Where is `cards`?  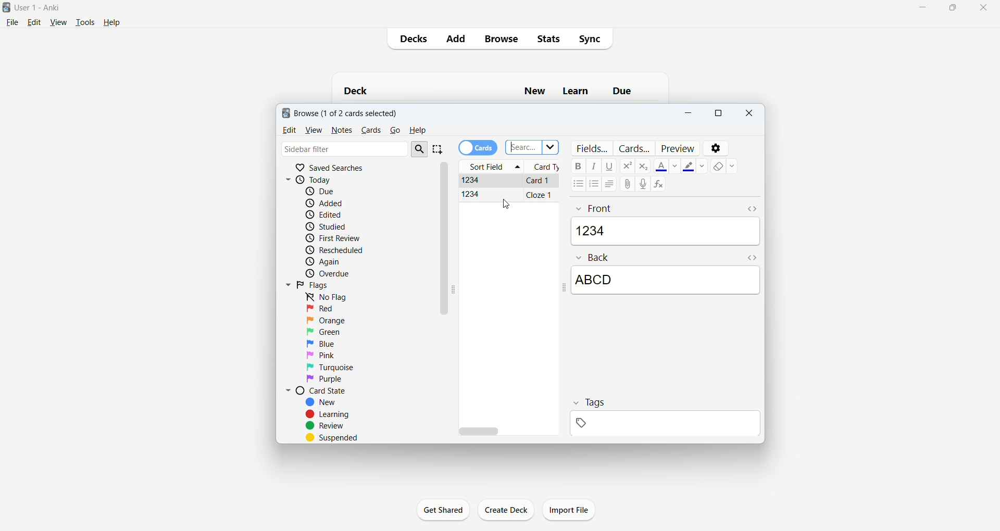
cards is located at coordinates (371, 130).